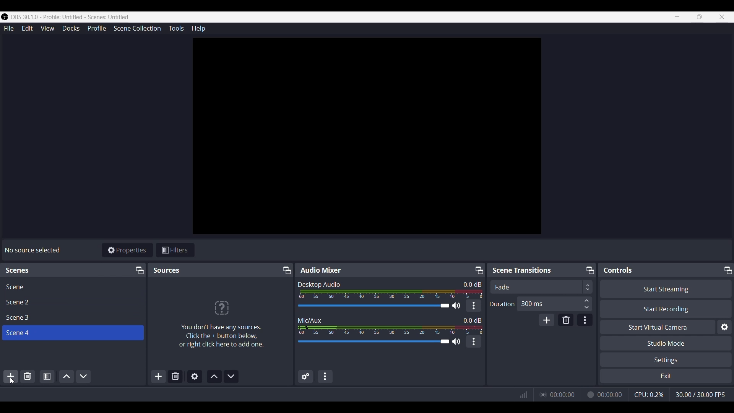  What do you see at coordinates (194, 377) in the screenshot?
I see `Open Source Properties` at bounding box center [194, 377].